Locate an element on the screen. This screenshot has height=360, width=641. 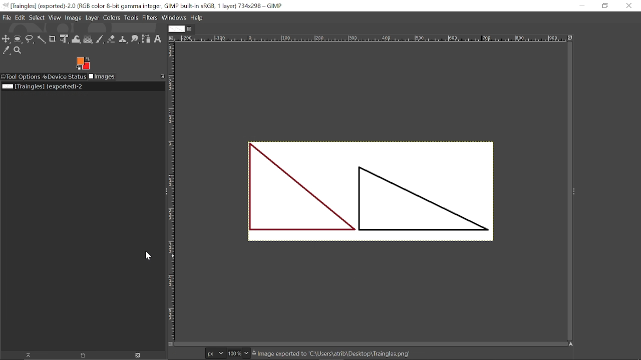
Image is located at coordinates (74, 18).